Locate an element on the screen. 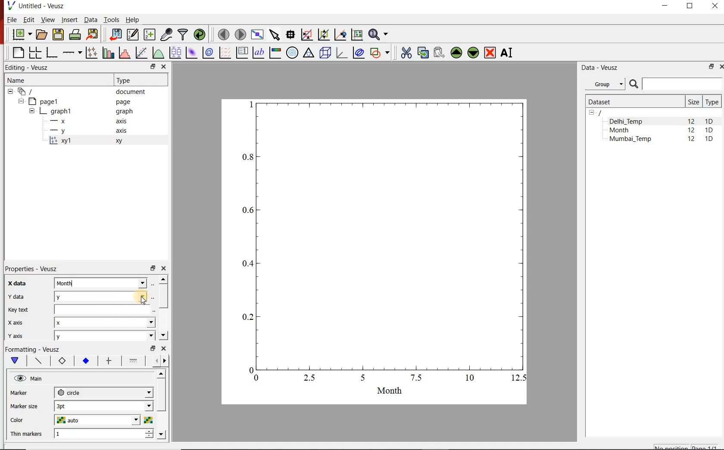 This screenshot has height=450, width=724. Marker size is located at coordinates (24, 407).